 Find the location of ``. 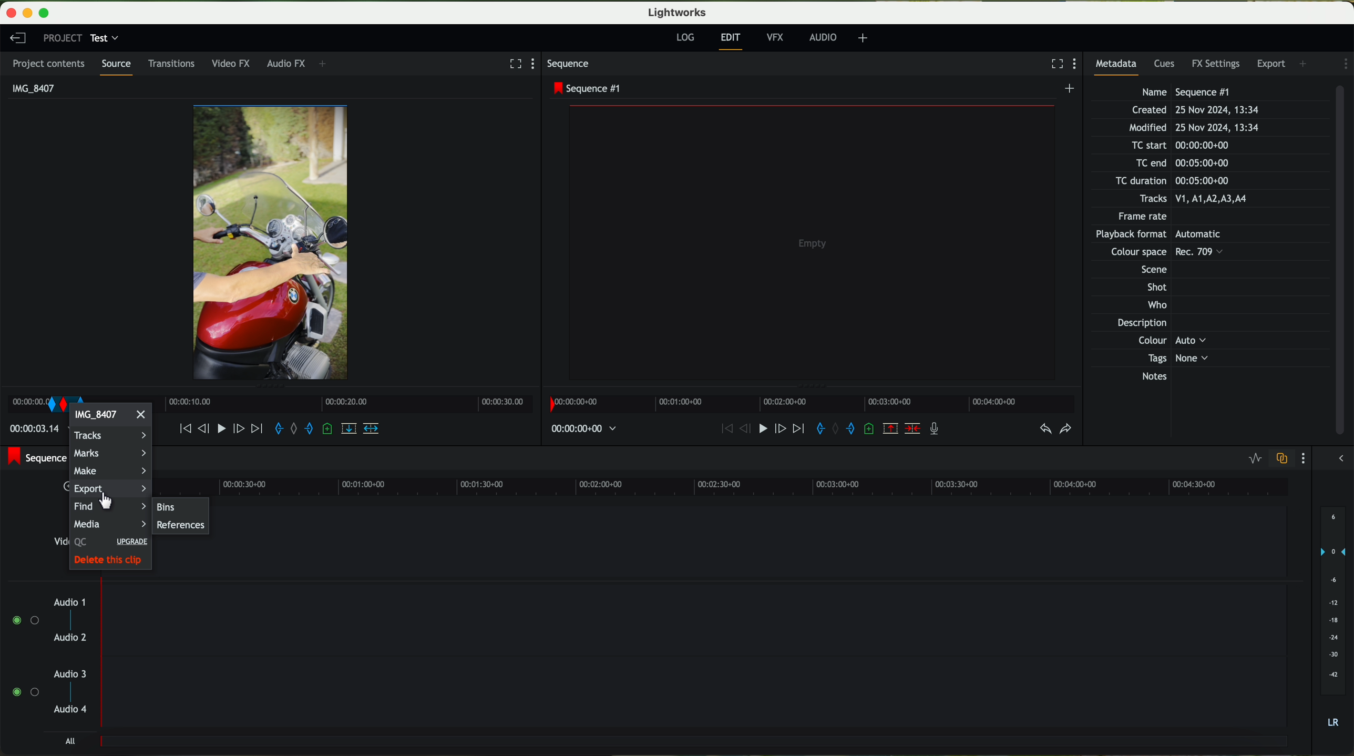

 is located at coordinates (1149, 268).